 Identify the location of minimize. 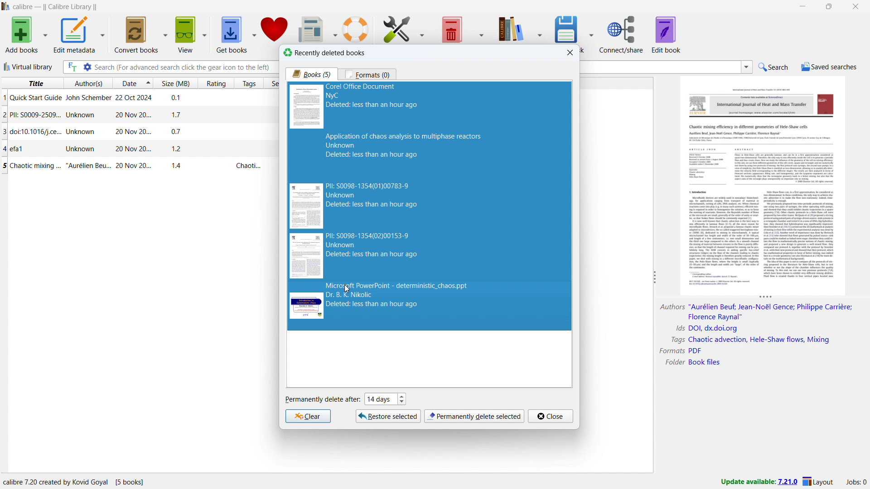
(802, 6).